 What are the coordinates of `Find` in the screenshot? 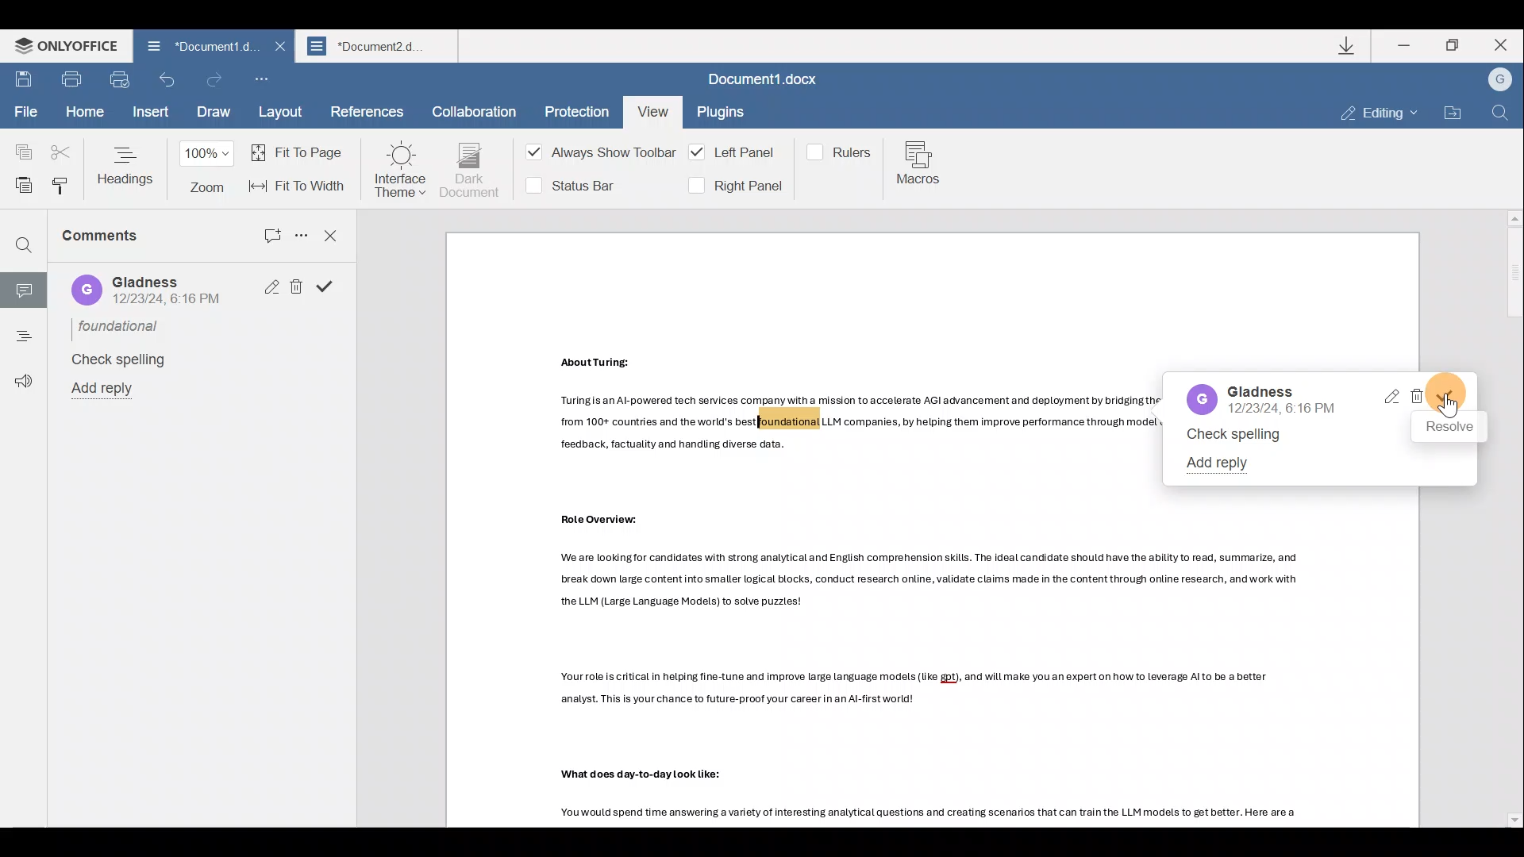 It's located at (24, 247).